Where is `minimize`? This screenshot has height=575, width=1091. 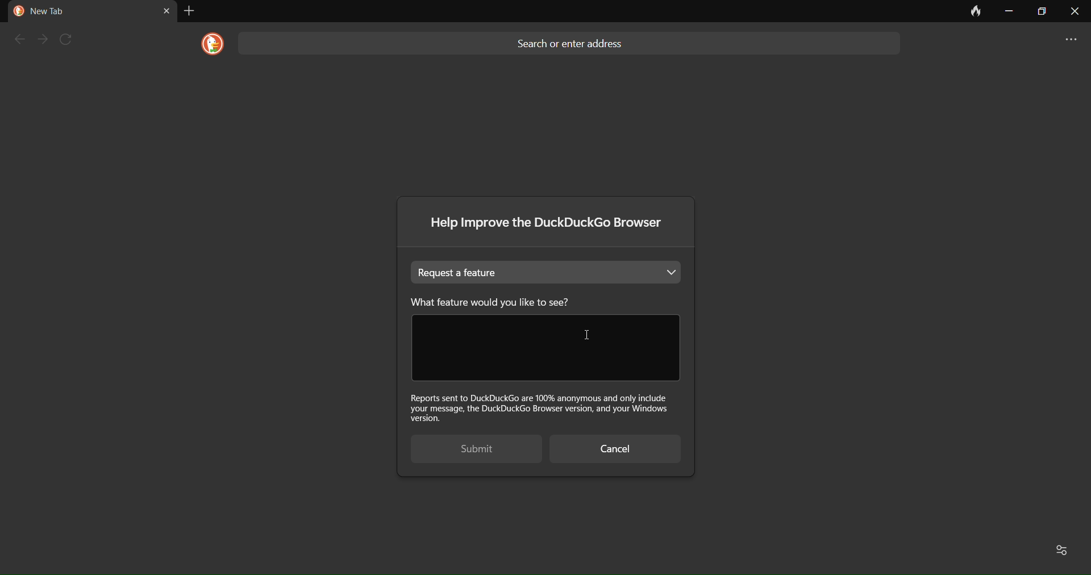 minimize is located at coordinates (1008, 11).